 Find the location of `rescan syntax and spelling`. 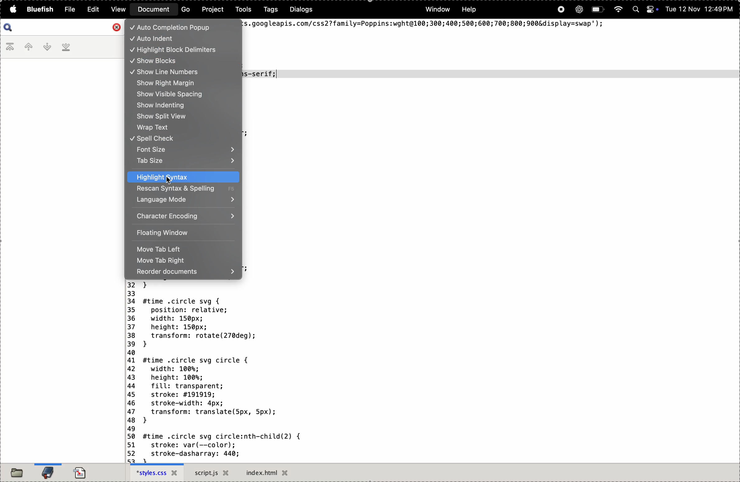

rescan syntax and spelling is located at coordinates (183, 189).